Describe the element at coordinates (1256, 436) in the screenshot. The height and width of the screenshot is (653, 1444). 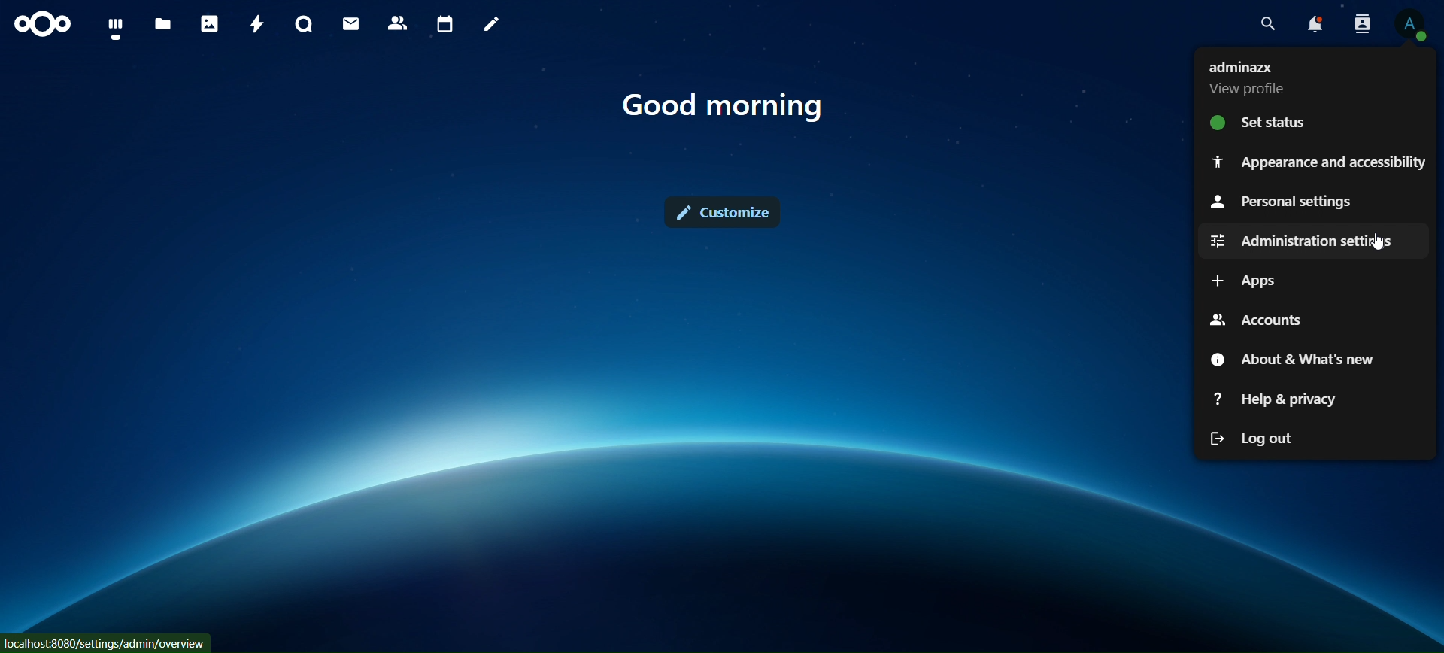
I see `log out` at that location.